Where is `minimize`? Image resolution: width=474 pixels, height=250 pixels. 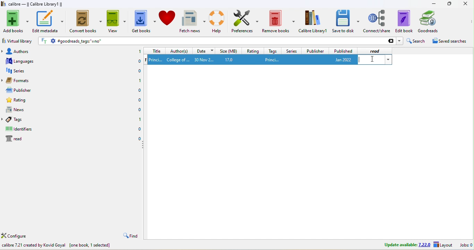
minimize is located at coordinates (433, 4).